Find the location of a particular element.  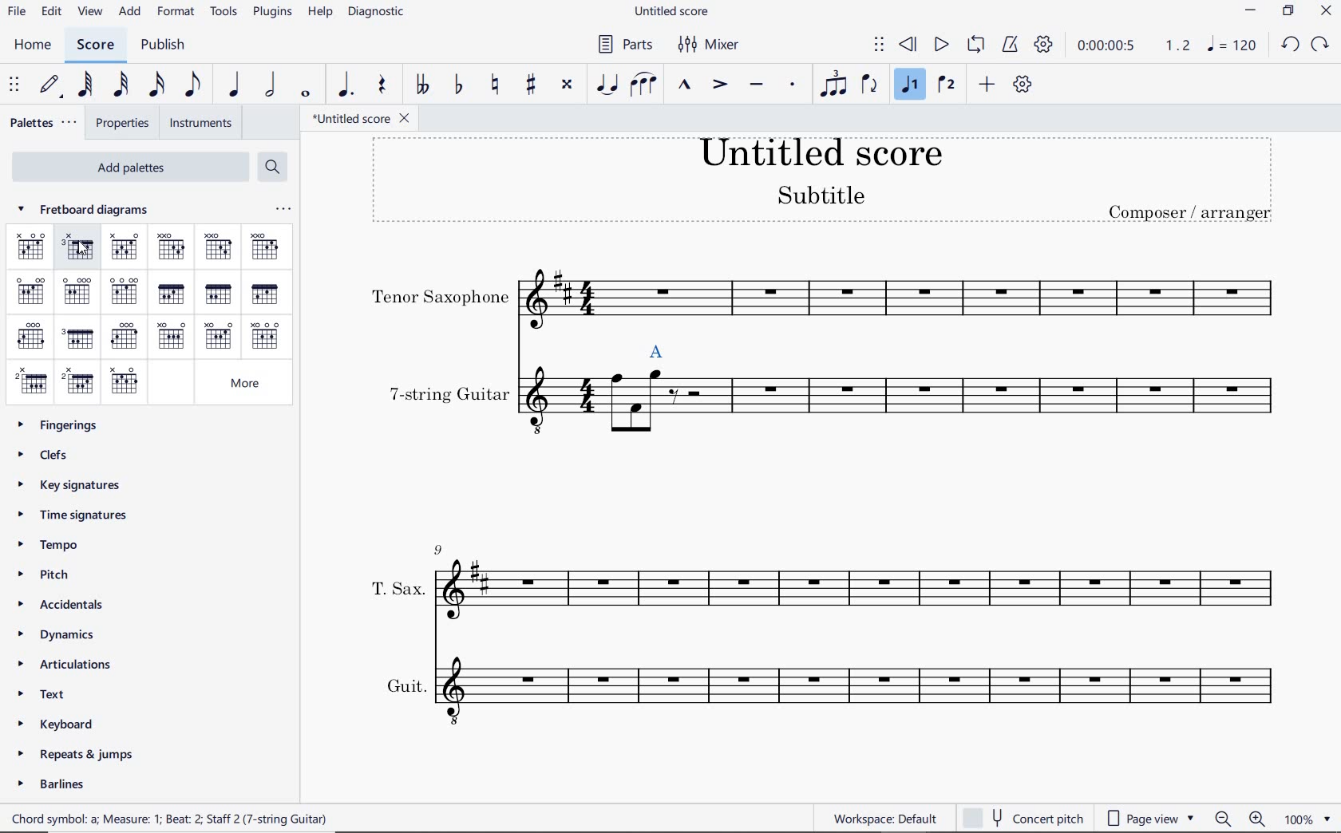

ACCENT is located at coordinates (721, 85).